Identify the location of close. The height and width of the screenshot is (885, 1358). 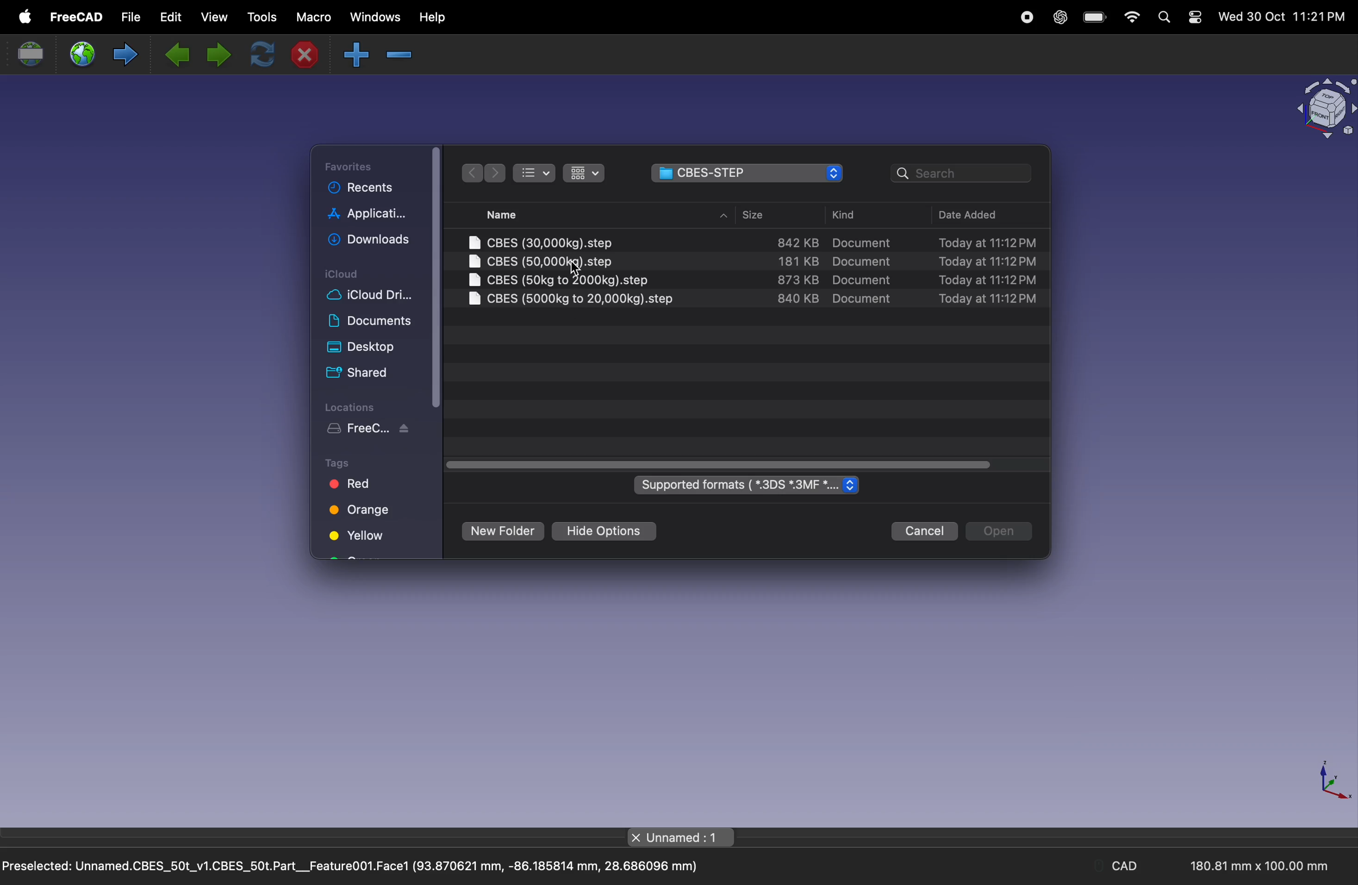
(310, 55).